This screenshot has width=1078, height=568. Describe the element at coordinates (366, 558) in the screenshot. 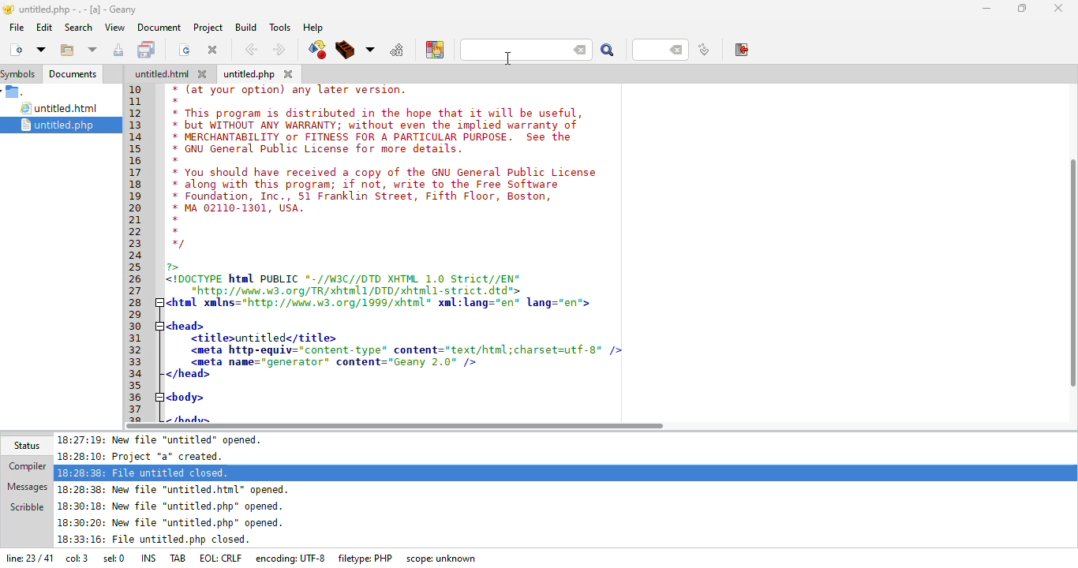

I see `filetype: php` at that location.